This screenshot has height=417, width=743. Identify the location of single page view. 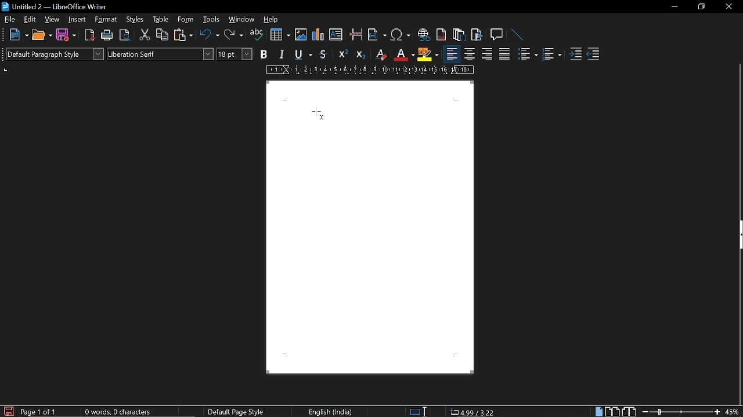
(598, 412).